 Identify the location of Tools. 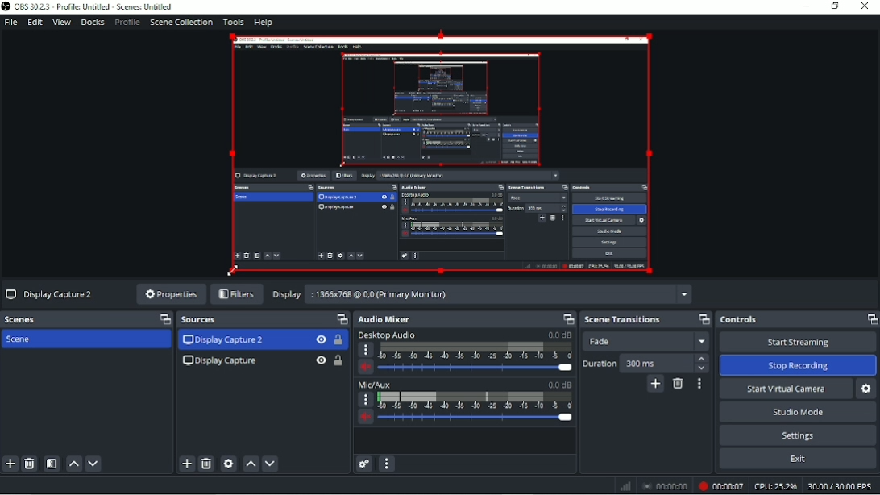
(233, 22).